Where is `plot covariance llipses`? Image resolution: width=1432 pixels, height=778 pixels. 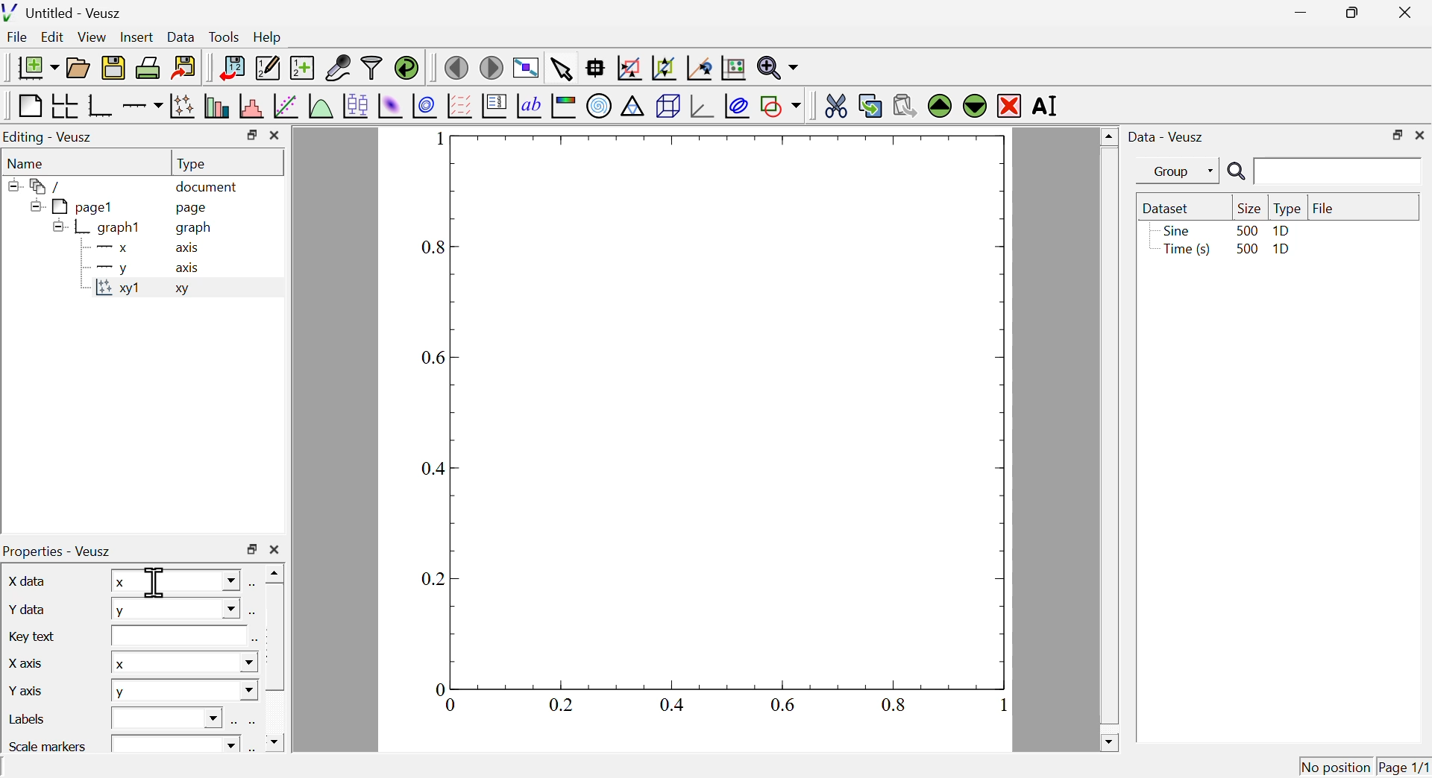
plot covariance llipses is located at coordinates (739, 106).